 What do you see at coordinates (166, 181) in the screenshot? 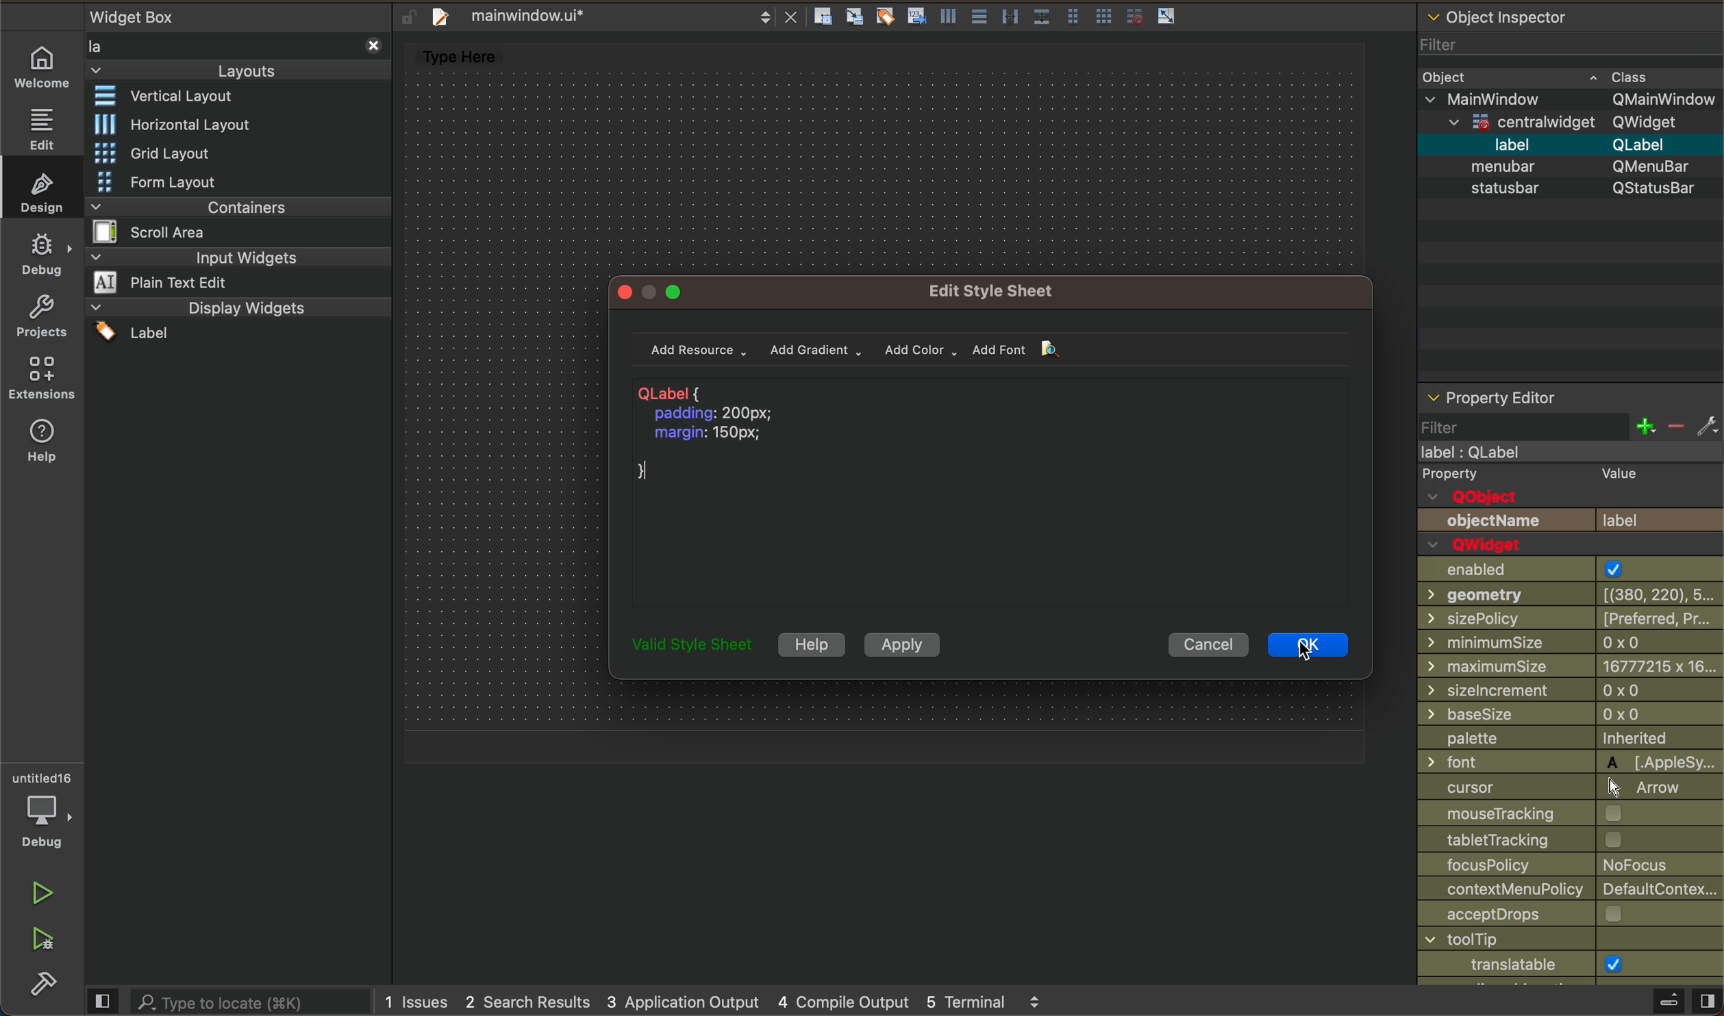
I see `form layout` at bounding box center [166, 181].